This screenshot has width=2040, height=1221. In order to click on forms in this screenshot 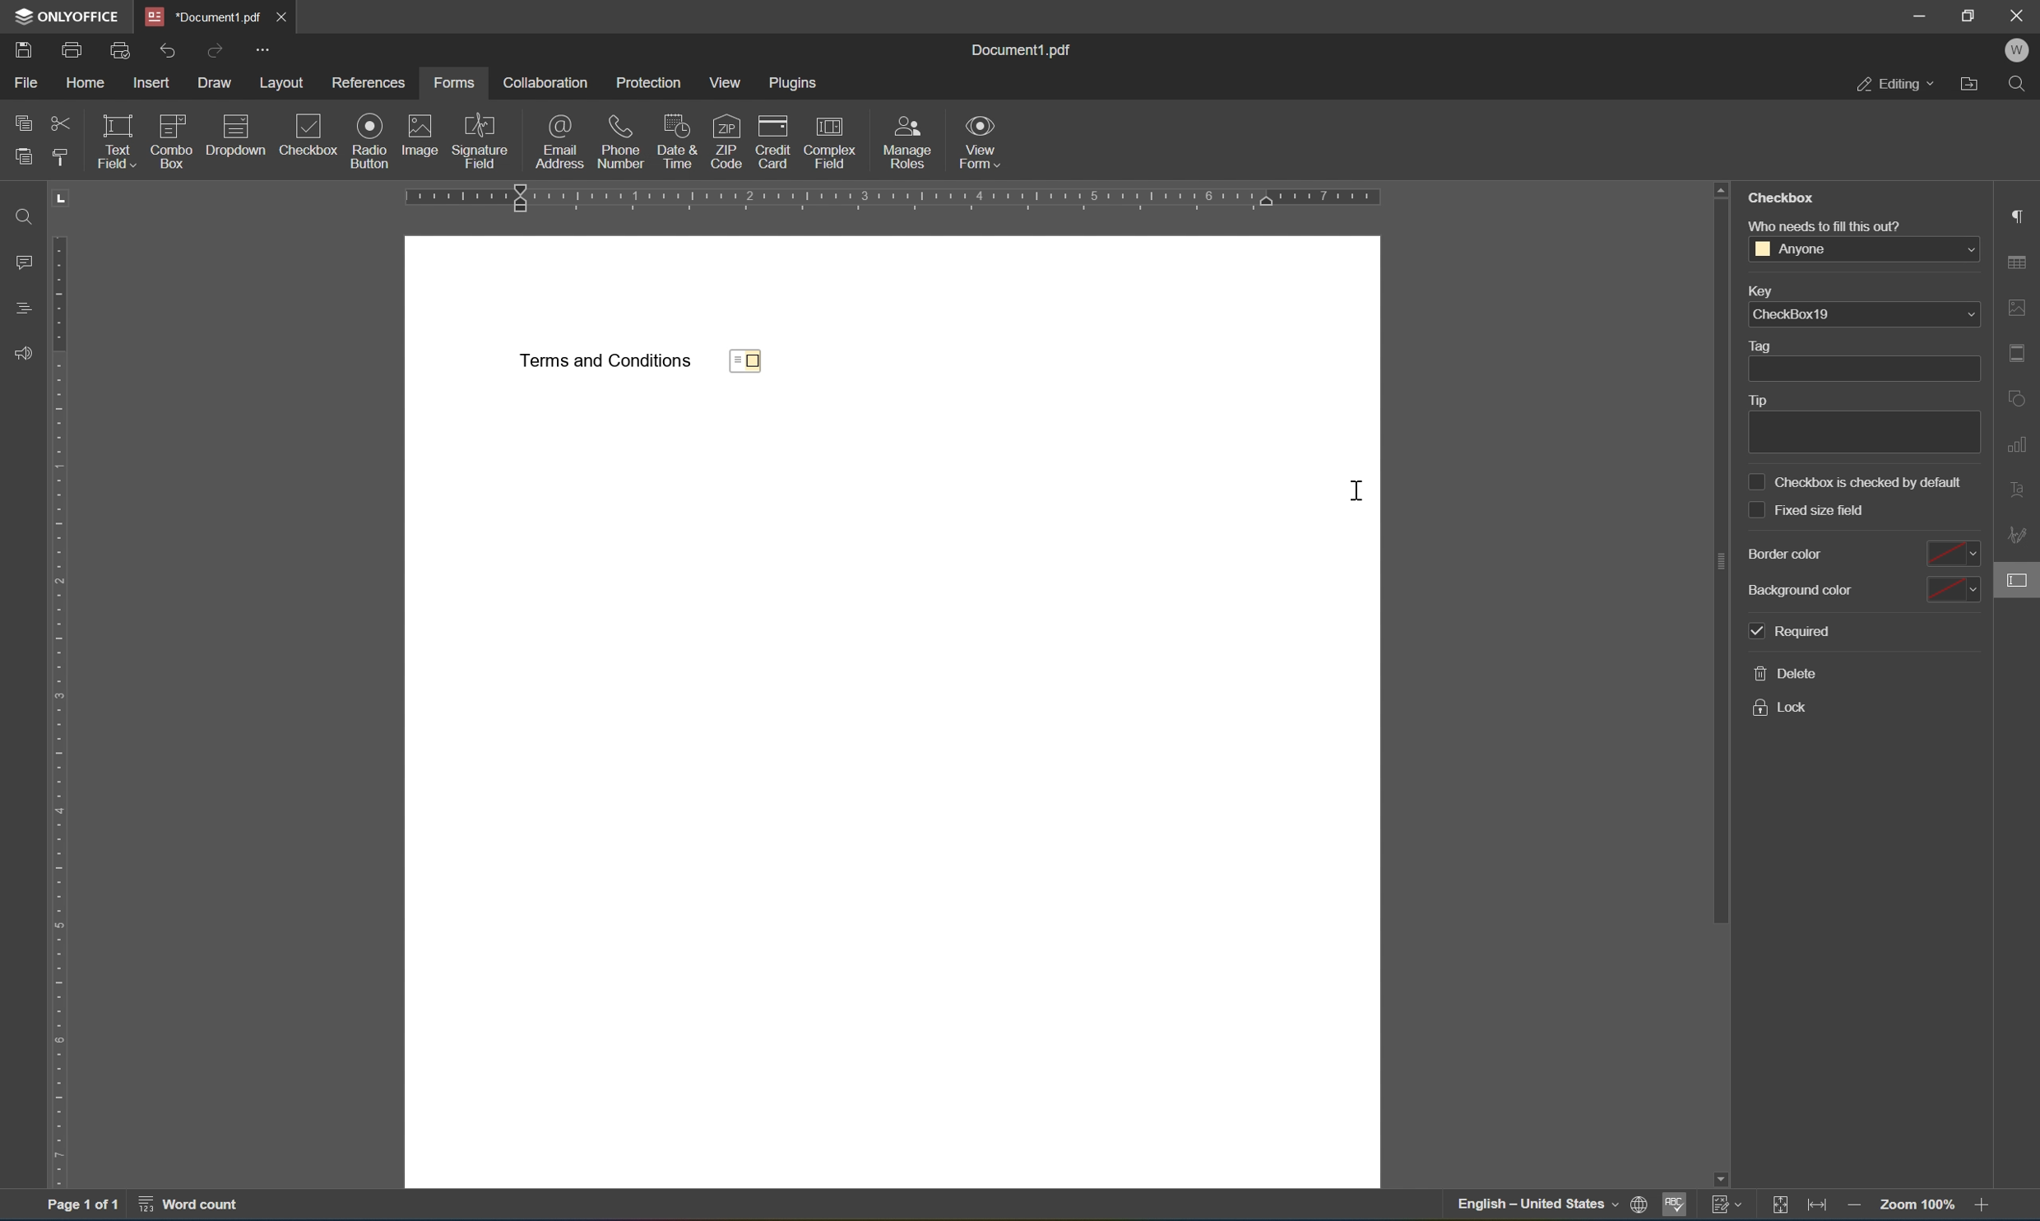, I will do `click(457, 83)`.